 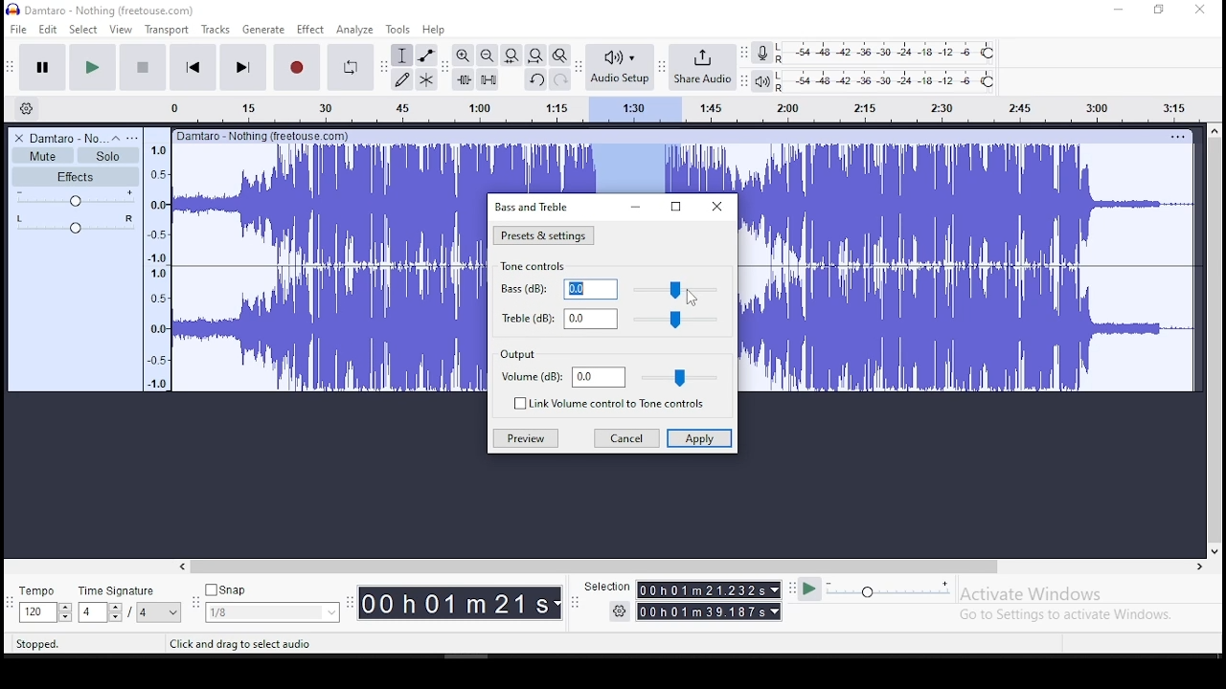 What do you see at coordinates (157, 267) in the screenshot?
I see `` at bounding box center [157, 267].